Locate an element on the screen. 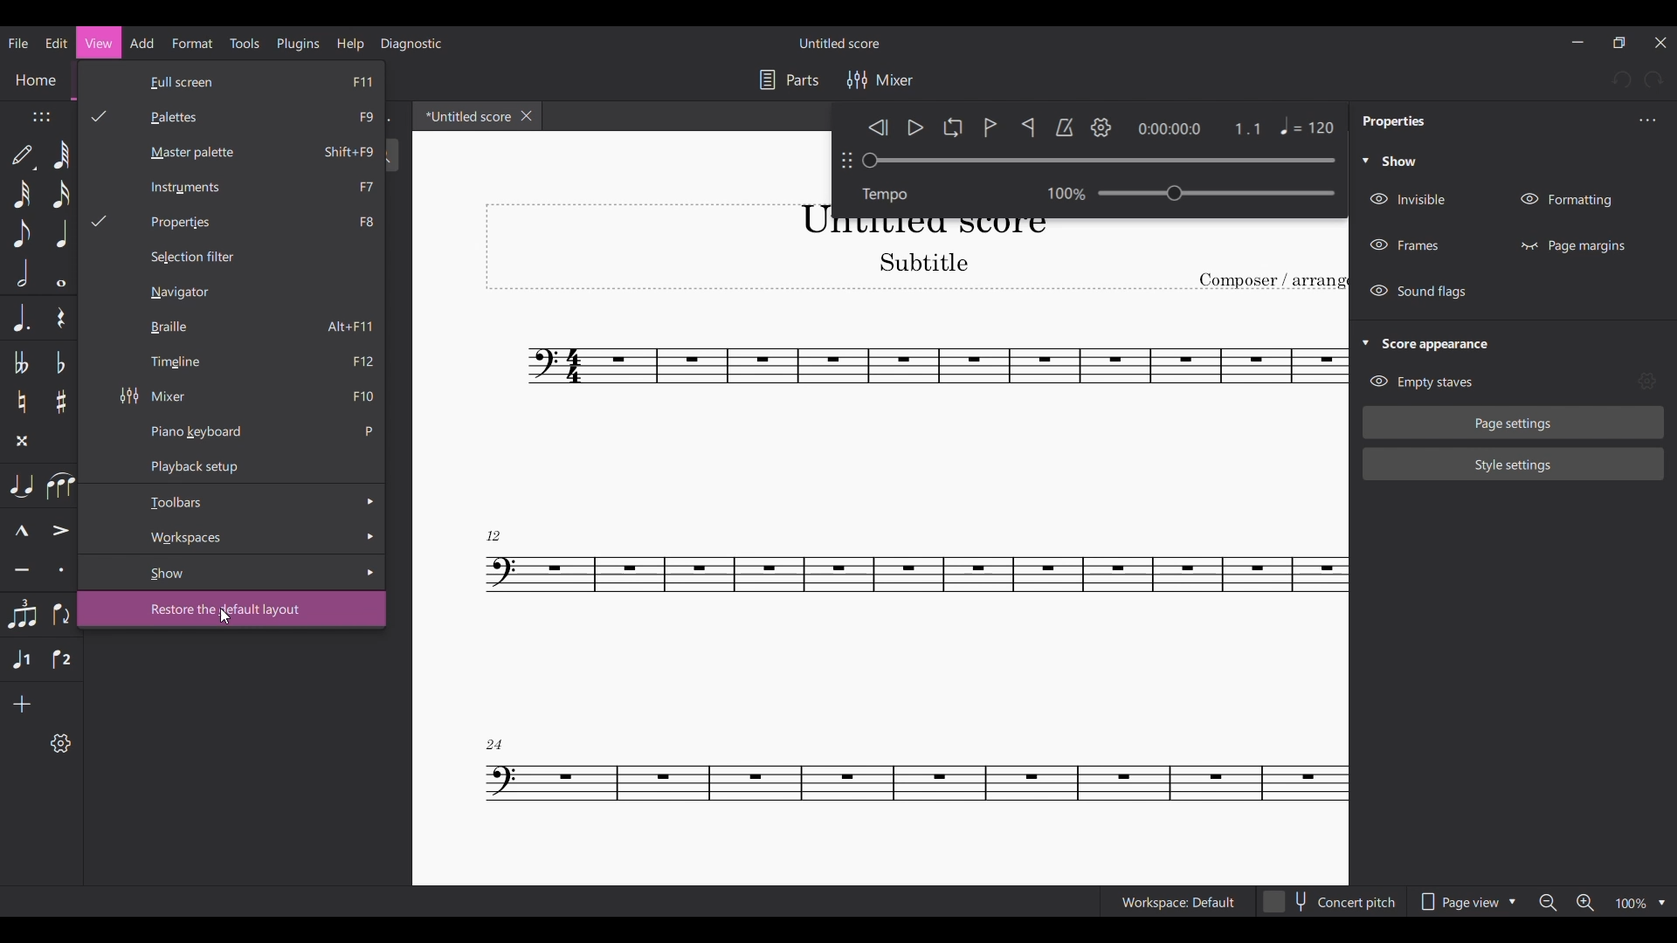 The image size is (1677, 943). Playback setup is located at coordinates (247, 465).